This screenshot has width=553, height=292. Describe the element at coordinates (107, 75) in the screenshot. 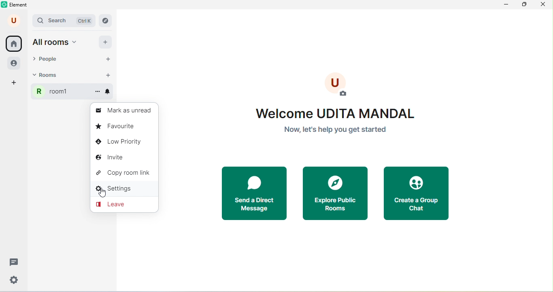

I see `add room` at that location.